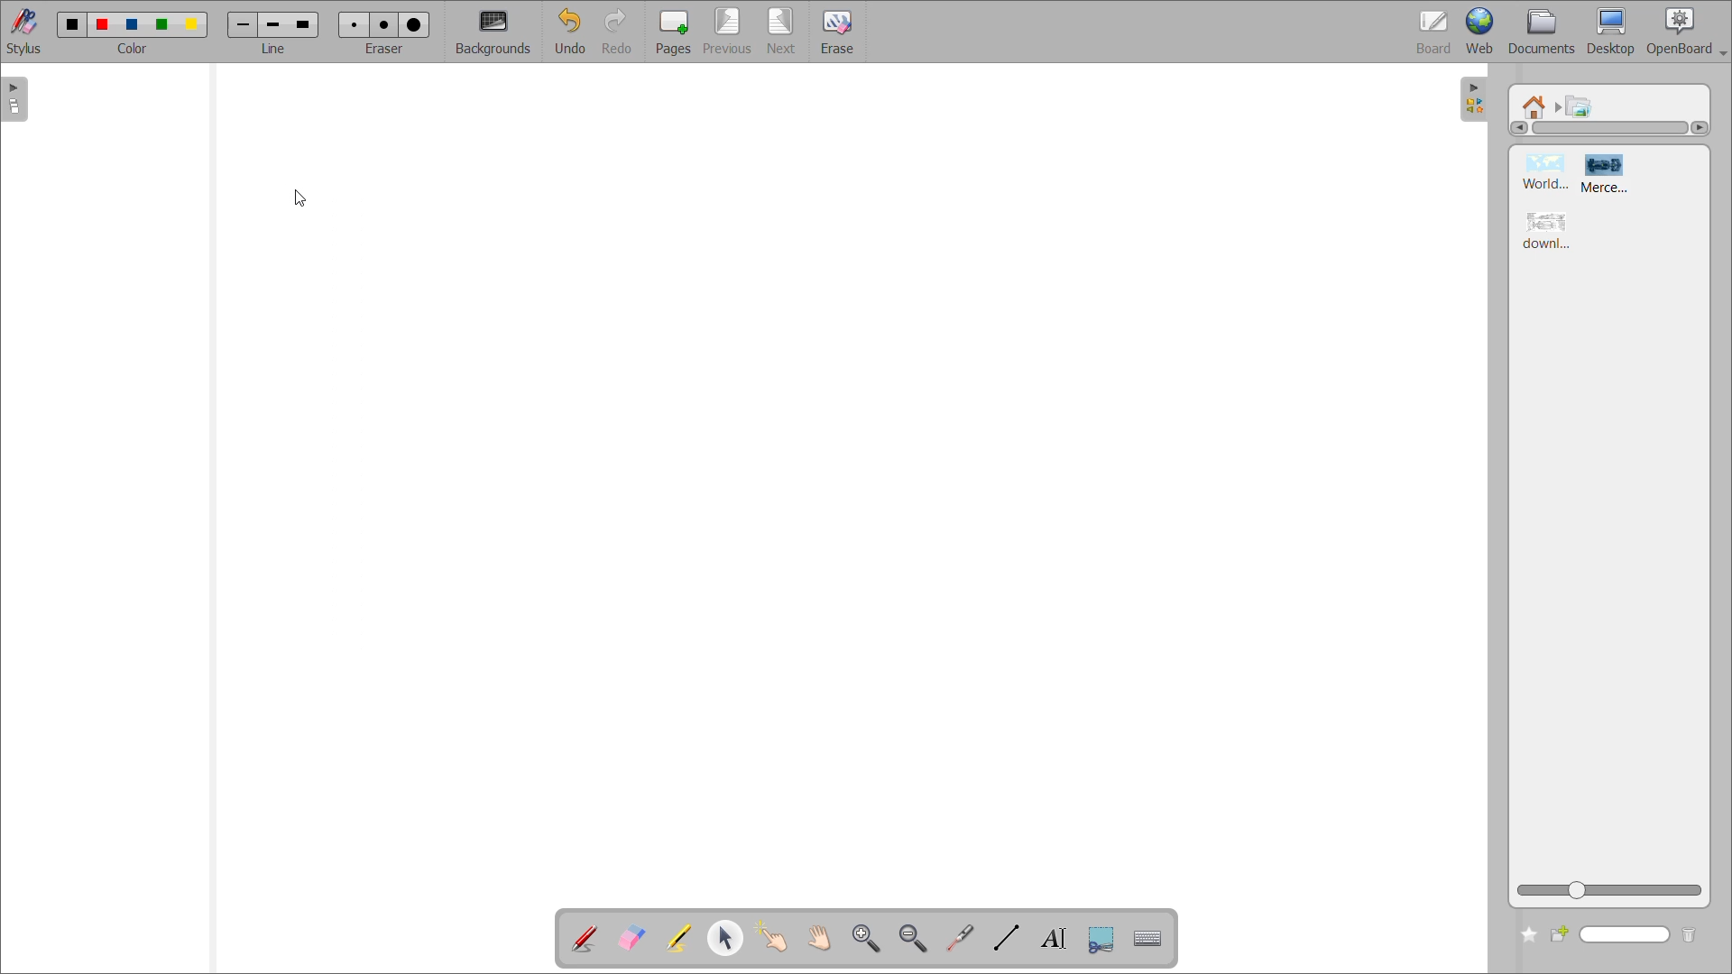  What do you see at coordinates (1687, 938) in the screenshot?
I see `delete` at bounding box center [1687, 938].